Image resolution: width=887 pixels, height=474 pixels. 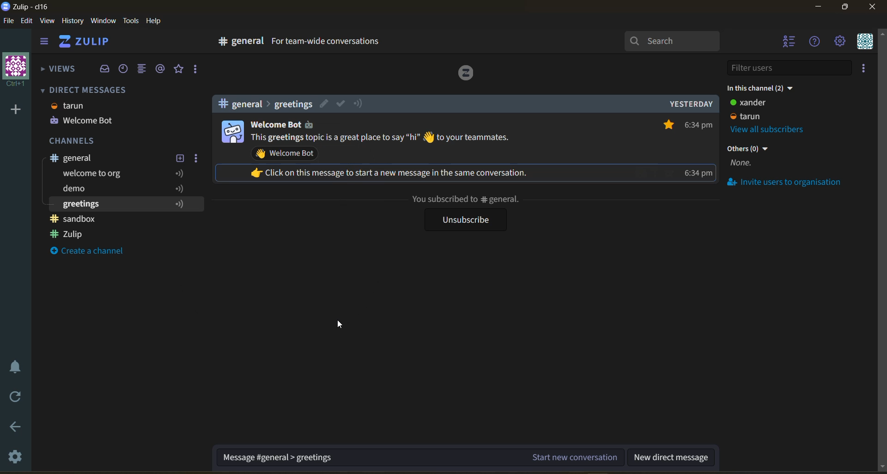 I want to click on new direct message, so click(x=671, y=456).